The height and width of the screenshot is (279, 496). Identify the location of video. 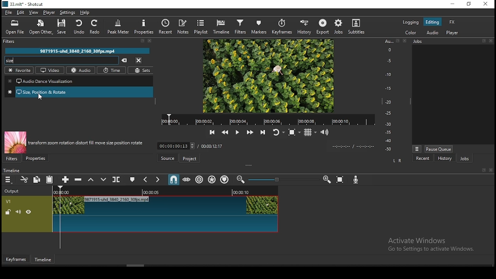
(50, 70).